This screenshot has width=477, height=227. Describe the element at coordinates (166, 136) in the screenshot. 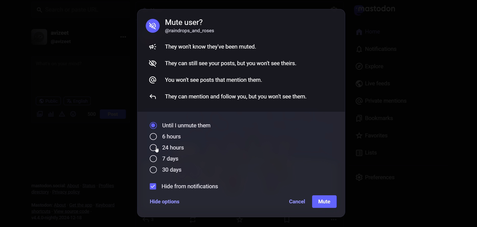

I see `6 hours` at that location.